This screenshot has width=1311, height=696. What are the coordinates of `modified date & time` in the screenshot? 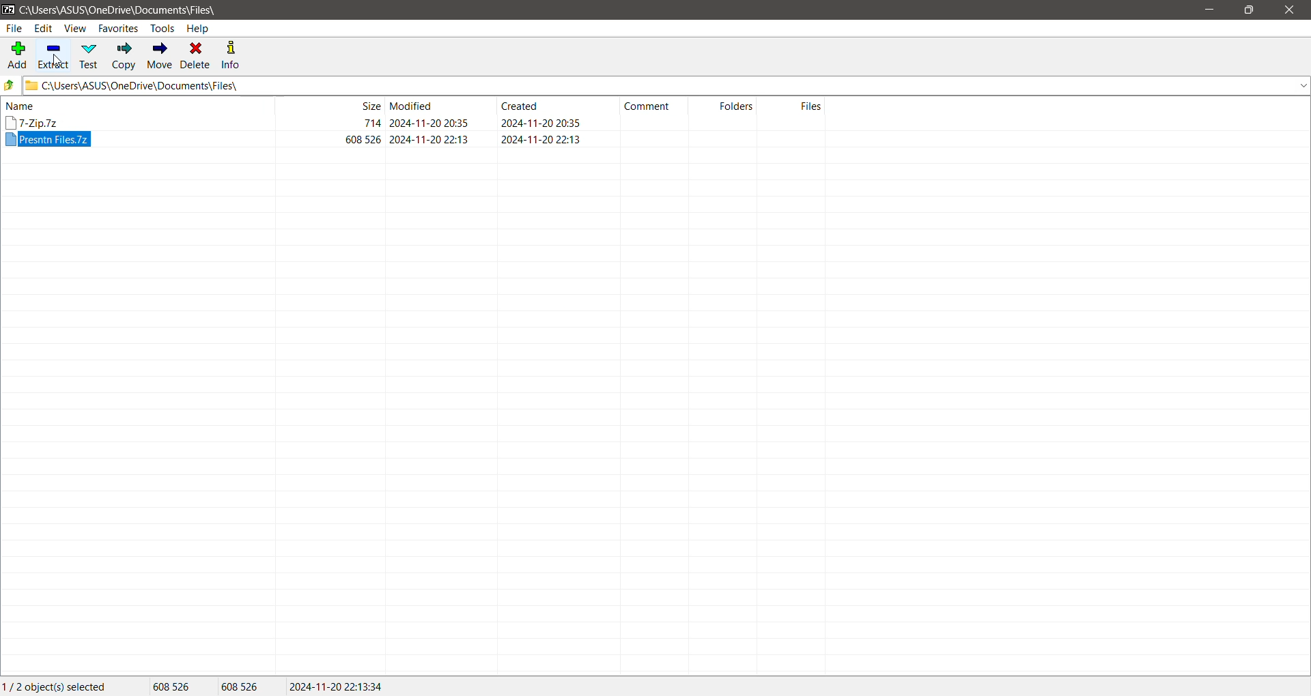 It's located at (429, 139).